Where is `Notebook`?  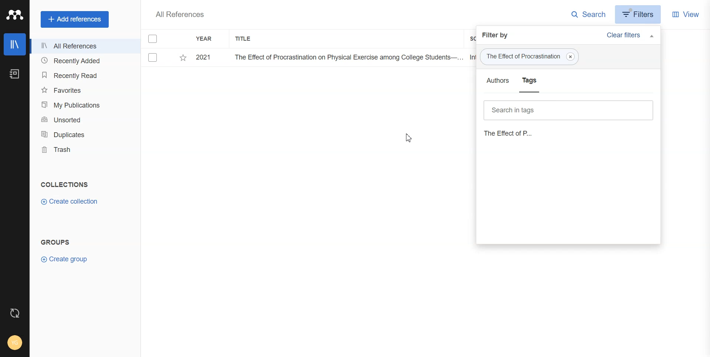 Notebook is located at coordinates (15, 74).